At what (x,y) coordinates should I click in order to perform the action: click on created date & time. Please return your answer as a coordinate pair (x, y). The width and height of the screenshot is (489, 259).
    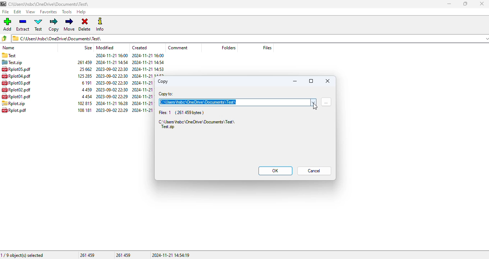
    Looking at the image, I should click on (148, 62).